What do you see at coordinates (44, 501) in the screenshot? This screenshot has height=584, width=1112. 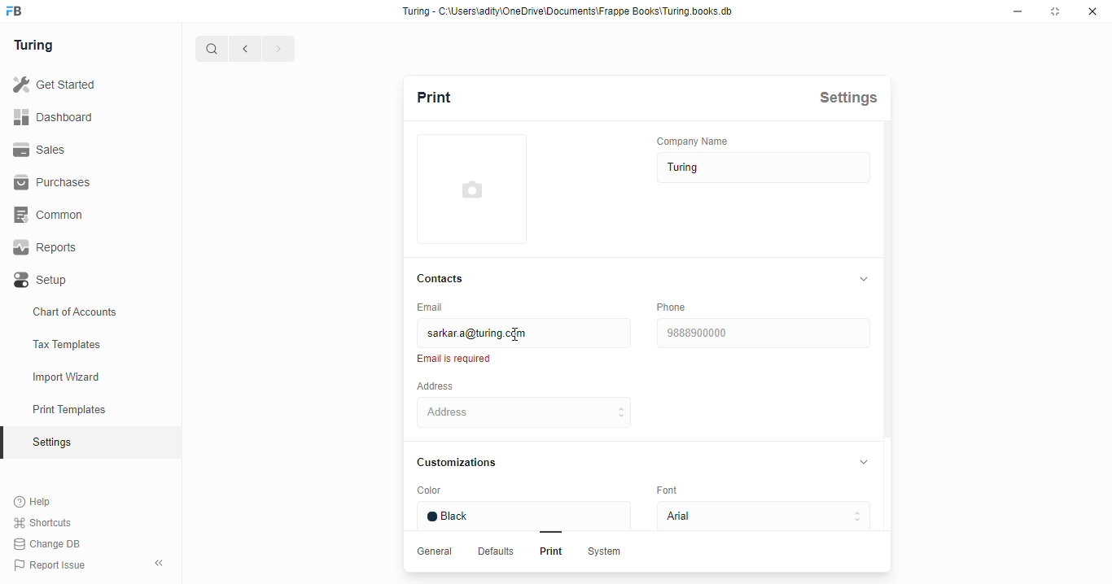 I see `Help` at bounding box center [44, 501].